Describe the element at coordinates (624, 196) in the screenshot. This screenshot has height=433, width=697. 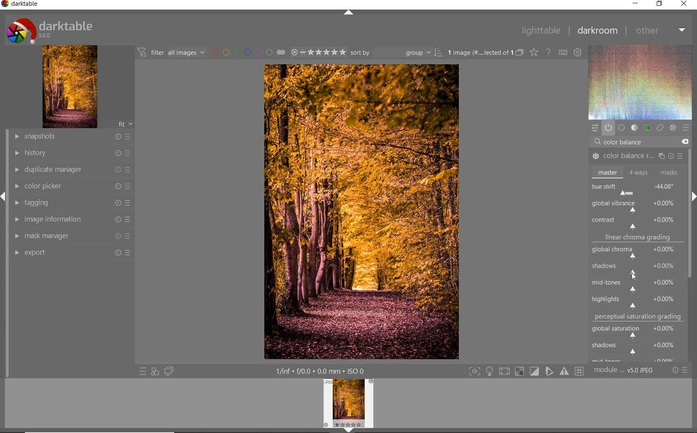
I see `CURSOR POSITION` at that location.